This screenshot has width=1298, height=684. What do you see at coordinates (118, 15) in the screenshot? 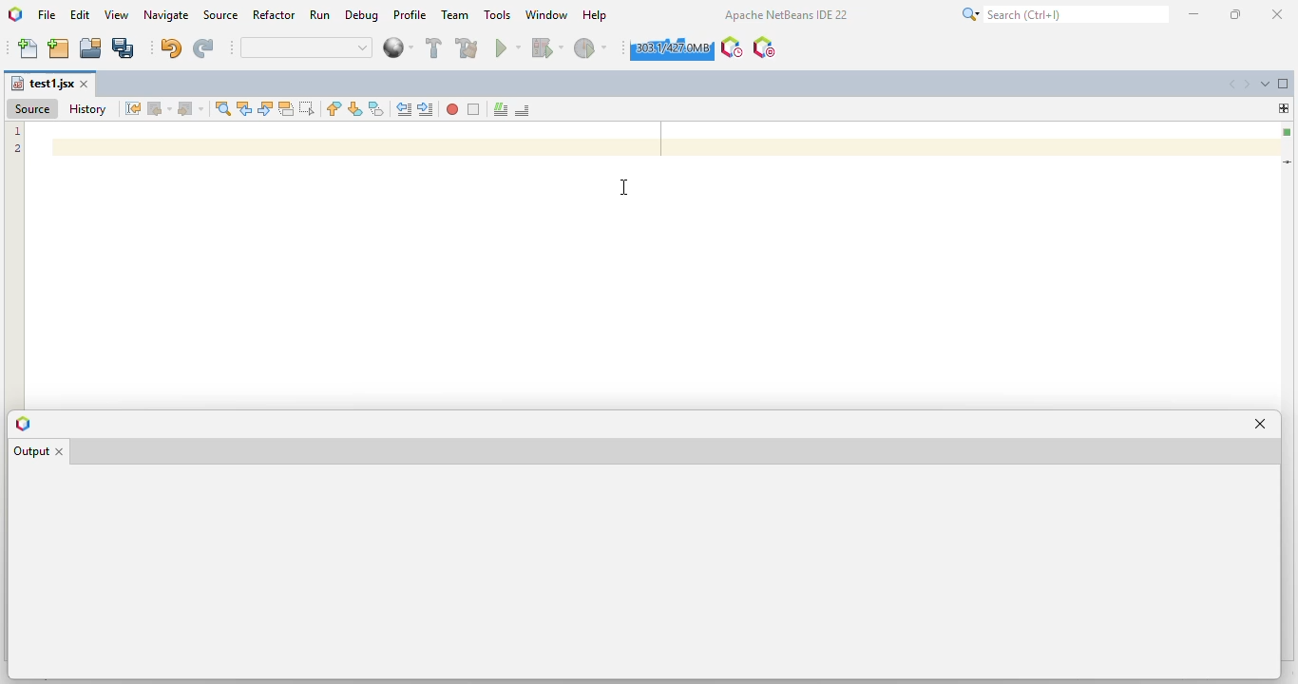
I see `view` at bounding box center [118, 15].